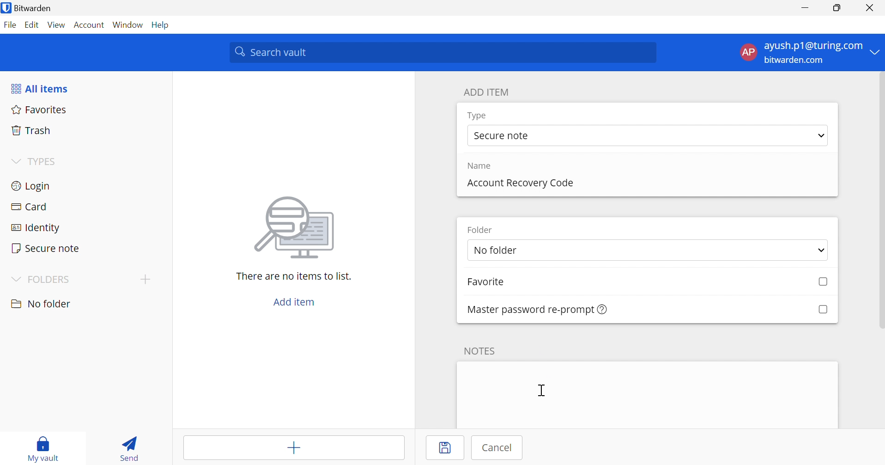 This screenshot has width=885, height=465. I want to click on Trash, so click(31, 131).